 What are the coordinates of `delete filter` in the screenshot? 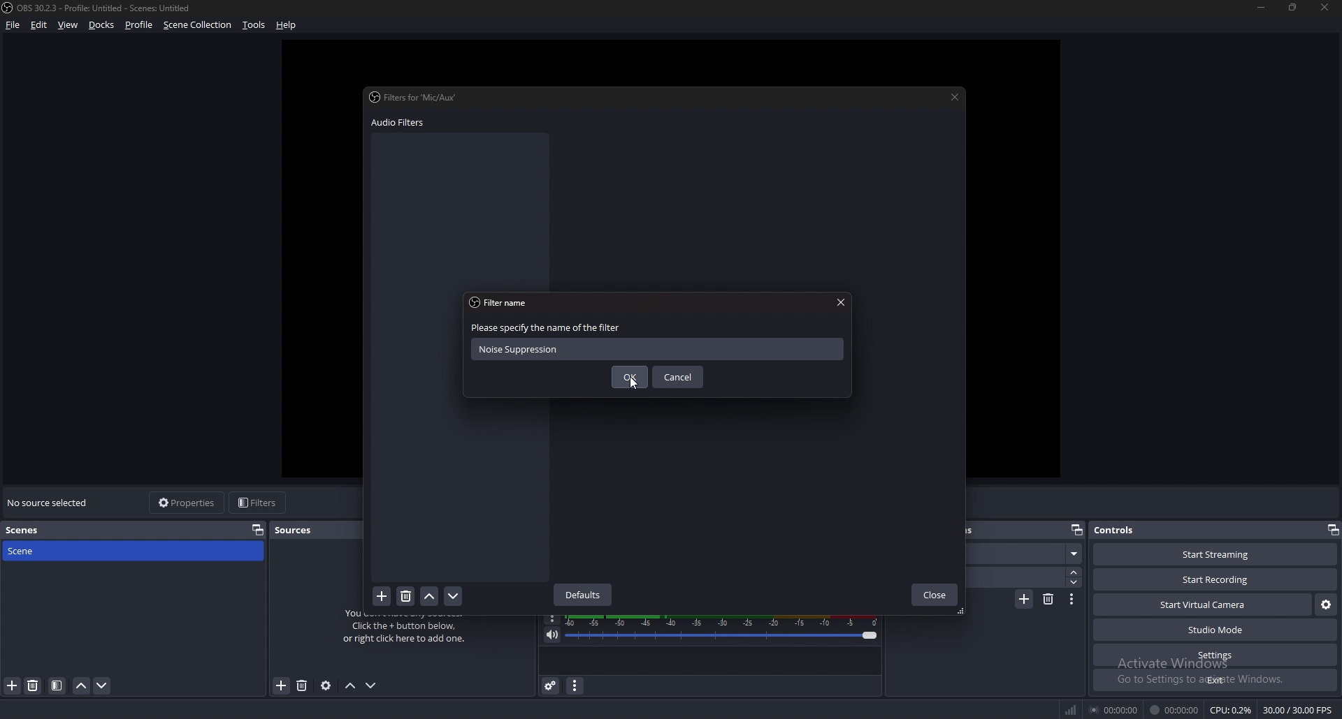 It's located at (406, 595).